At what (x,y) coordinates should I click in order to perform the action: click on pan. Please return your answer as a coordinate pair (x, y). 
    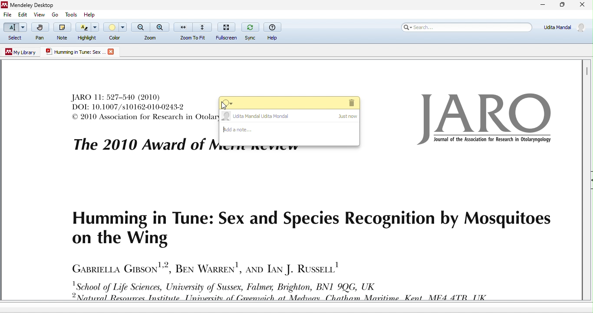
    Looking at the image, I should click on (42, 32).